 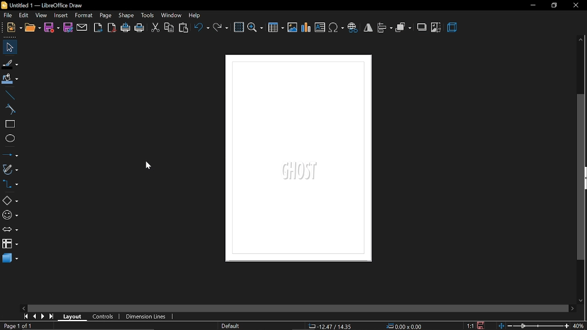 I want to click on paste, so click(x=184, y=27).